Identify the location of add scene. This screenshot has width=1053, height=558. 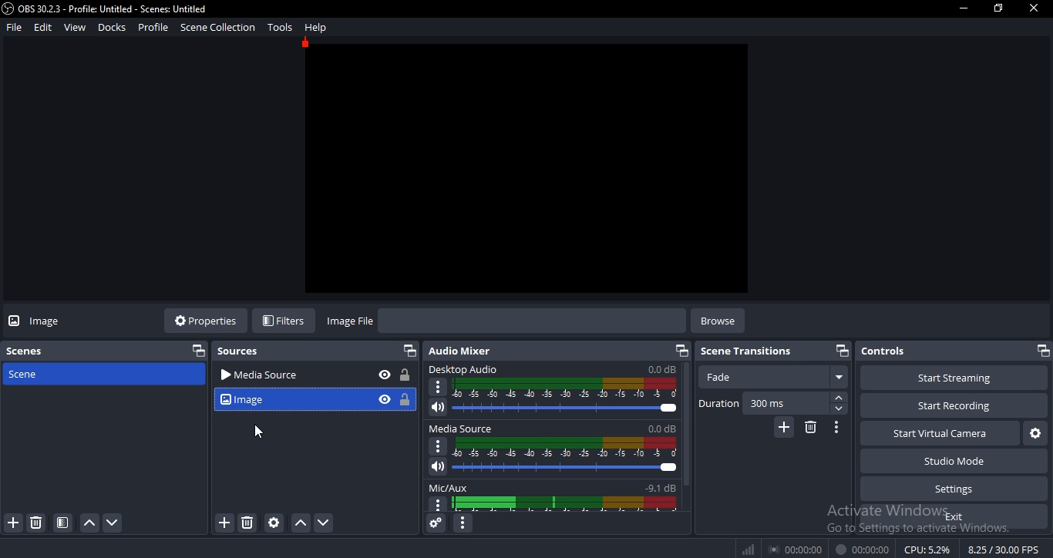
(12, 522).